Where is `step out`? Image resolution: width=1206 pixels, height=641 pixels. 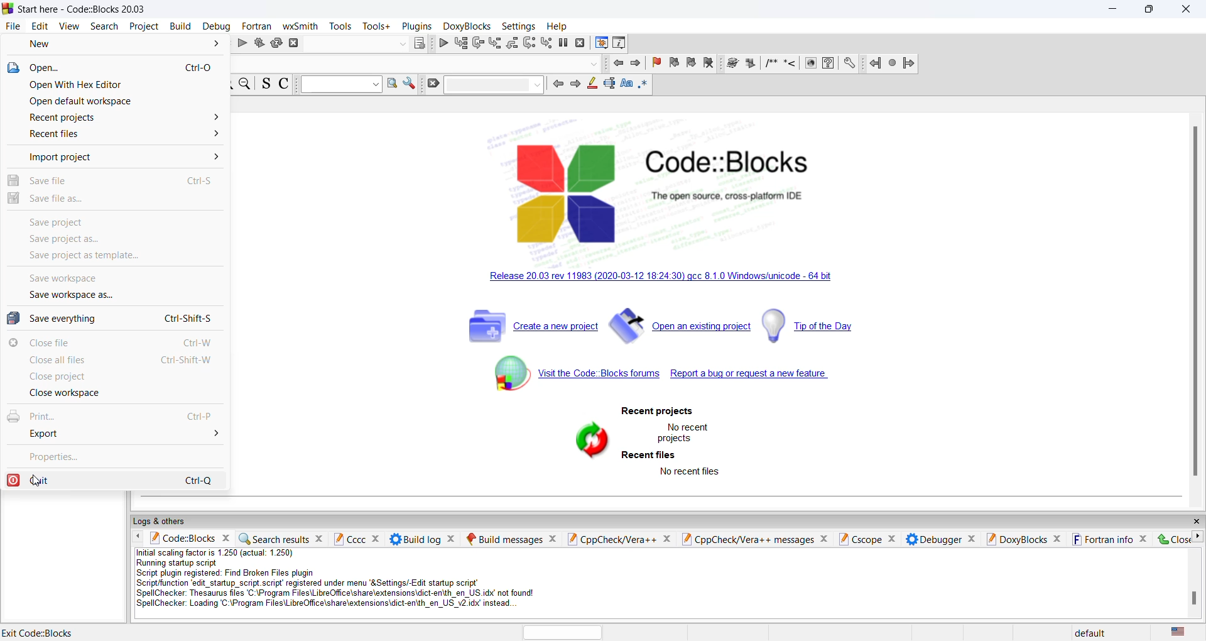
step out is located at coordinates (493, 43).